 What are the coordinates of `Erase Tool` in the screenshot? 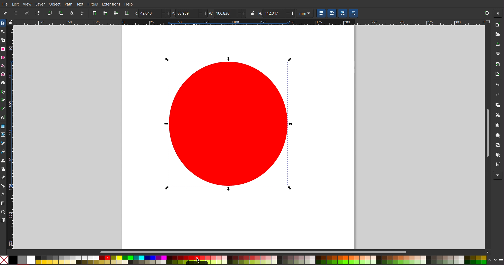 It's located at (3, 177).